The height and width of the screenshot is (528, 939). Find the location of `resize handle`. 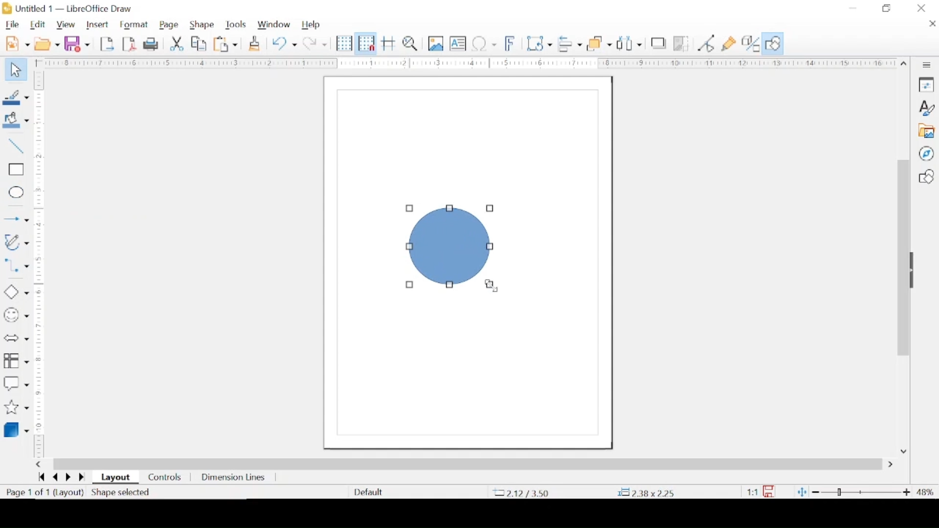

resize handle is located at coordinates (449, 285).